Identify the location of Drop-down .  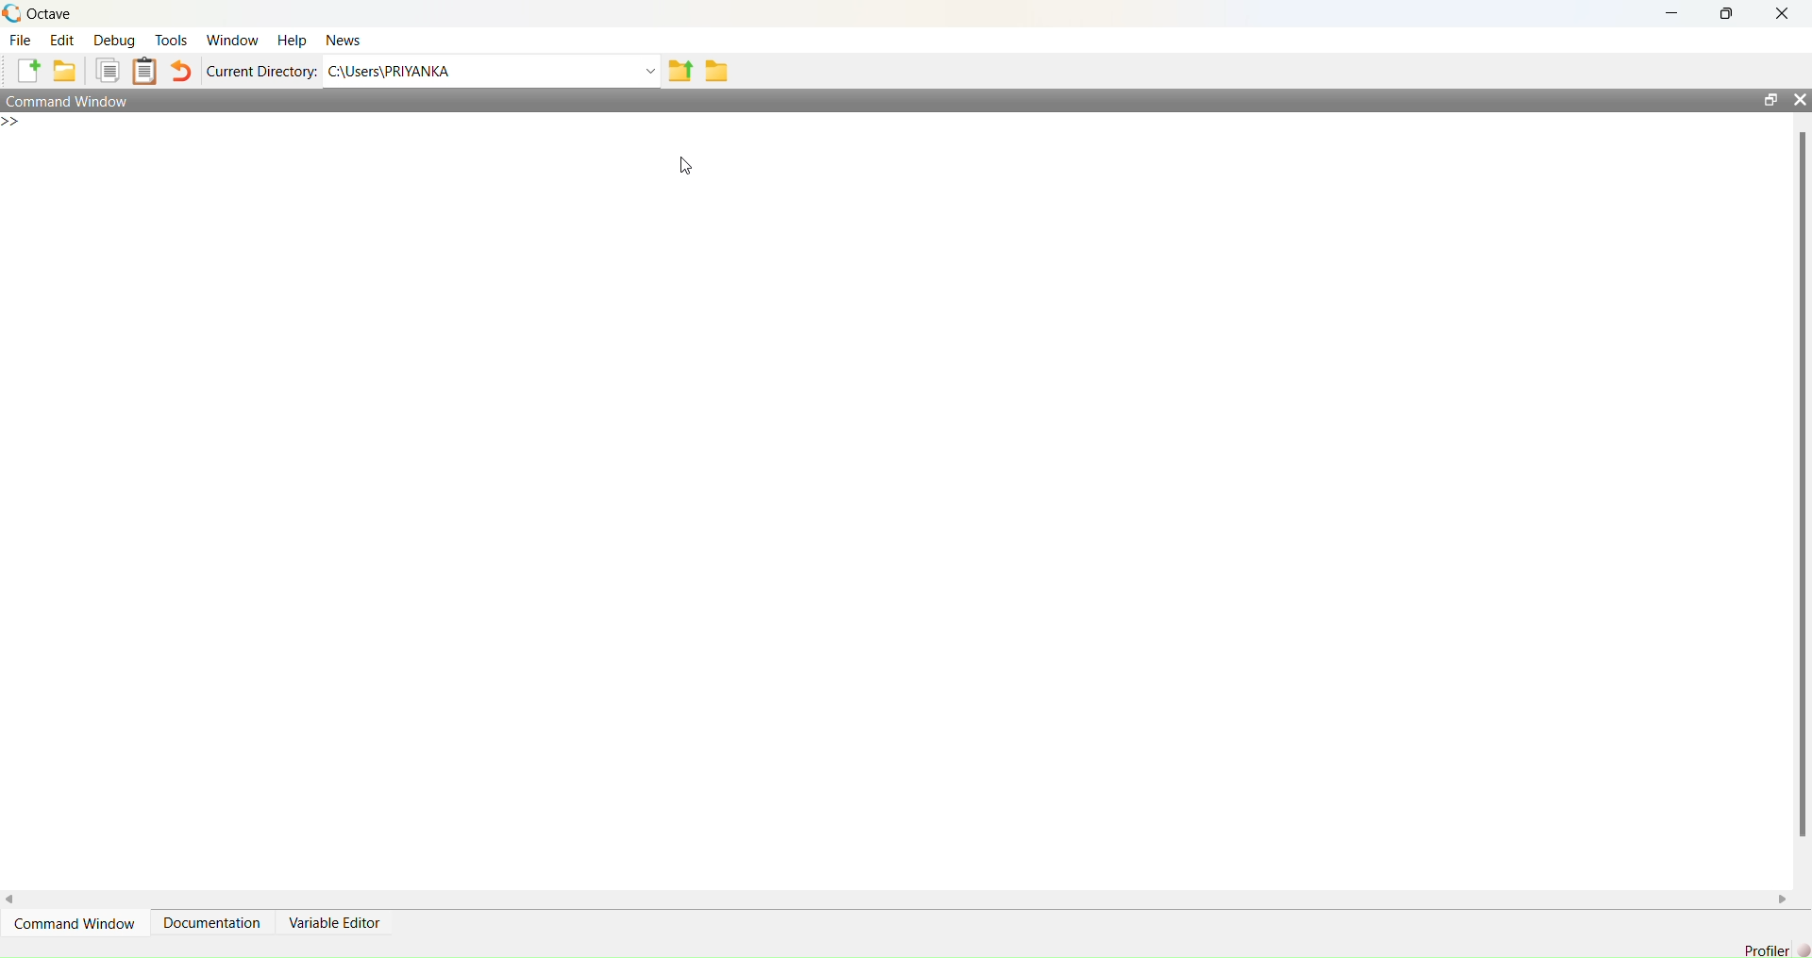
(650, 71).